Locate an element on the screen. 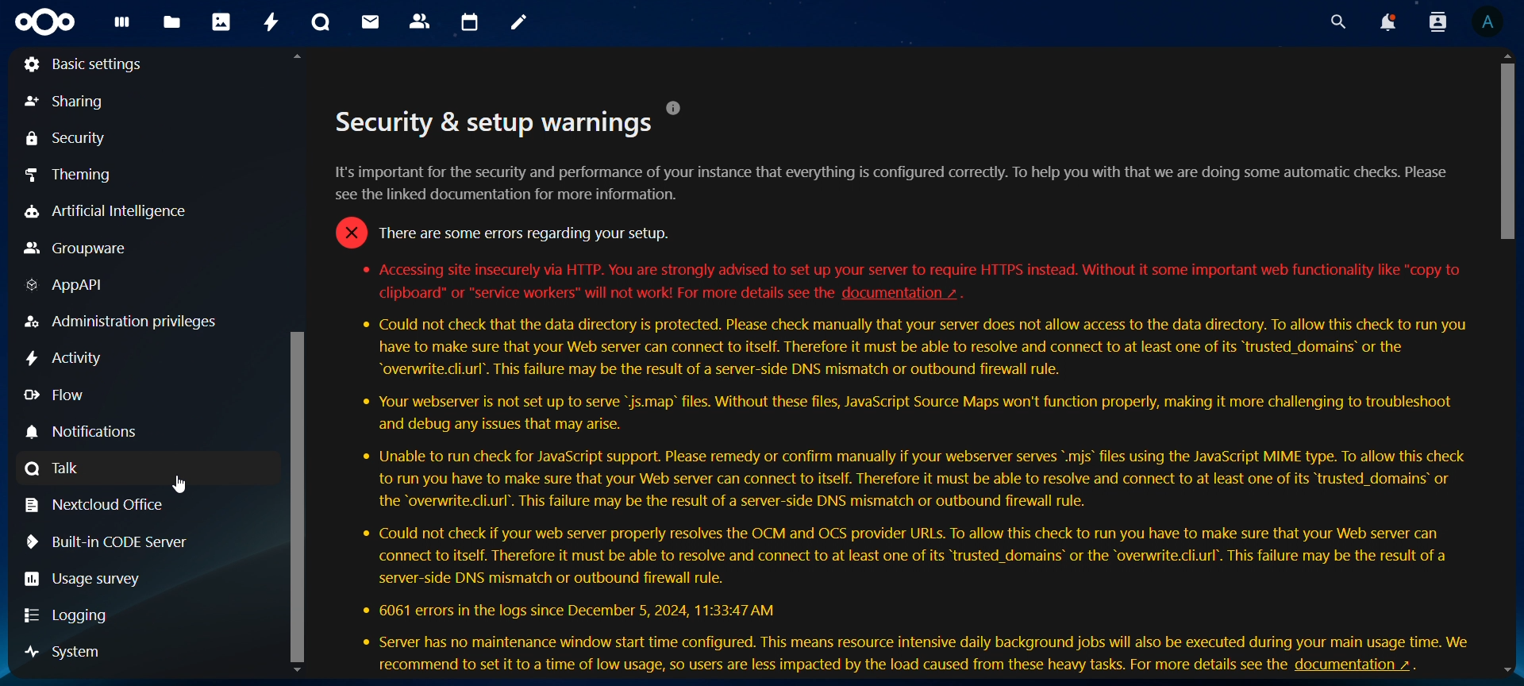  * Your webserver is not set up to serve "js.map’ files. Without these files, JavaScript Source Maps won't function properly, making it more challenging to troubleshoot
and debug any issues that may arise. is located at coordinates (911, 414).